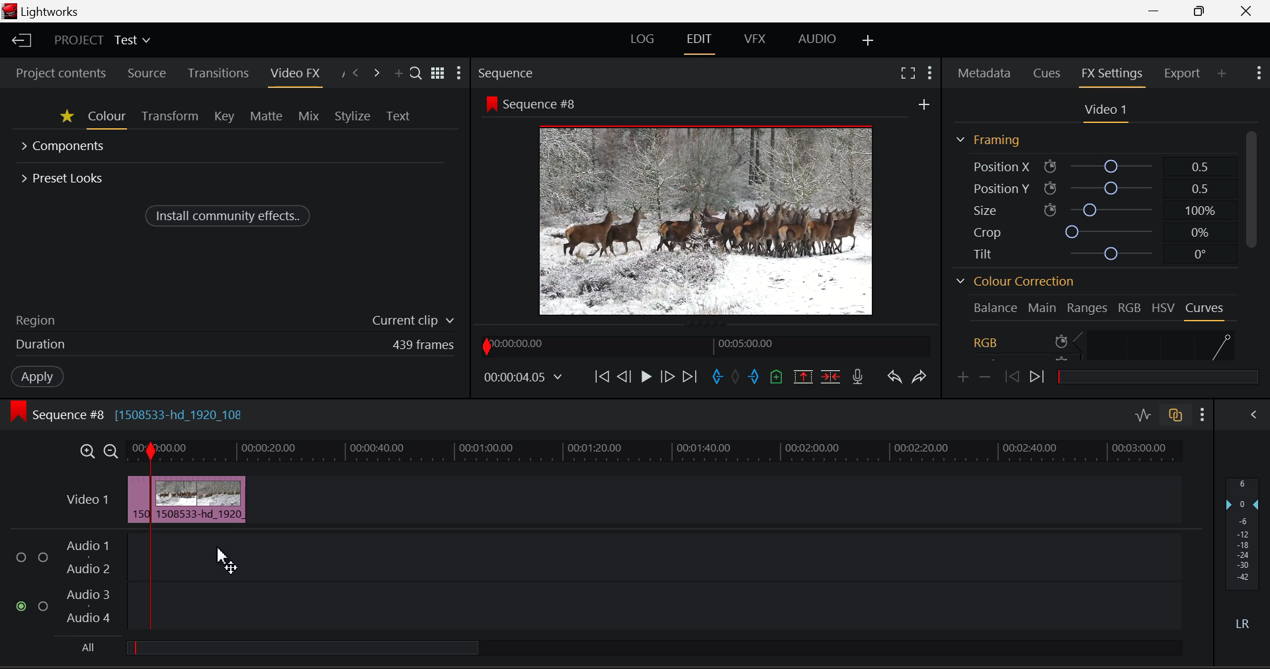 Image resolution: width=1270 pixels, height=669 pixels. I want to click on Project Timeline Navigator, so click(706, 345).